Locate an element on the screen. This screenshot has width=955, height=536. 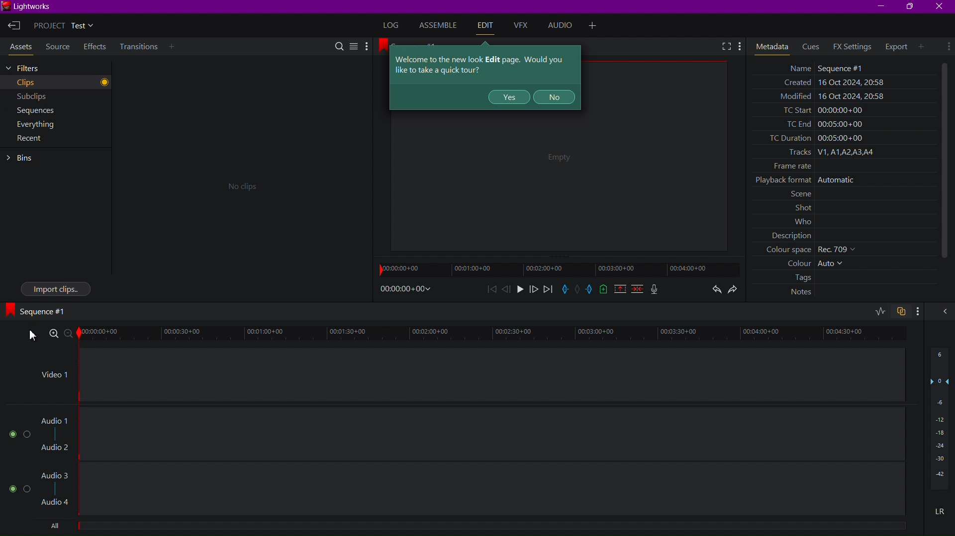
Audio is located at coordinates (560, 26).